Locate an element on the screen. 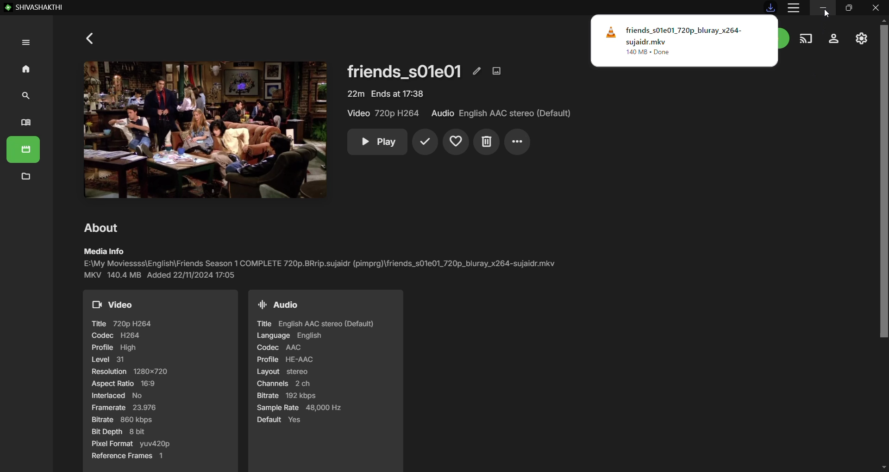  Books is located at coordinates (26, 124).